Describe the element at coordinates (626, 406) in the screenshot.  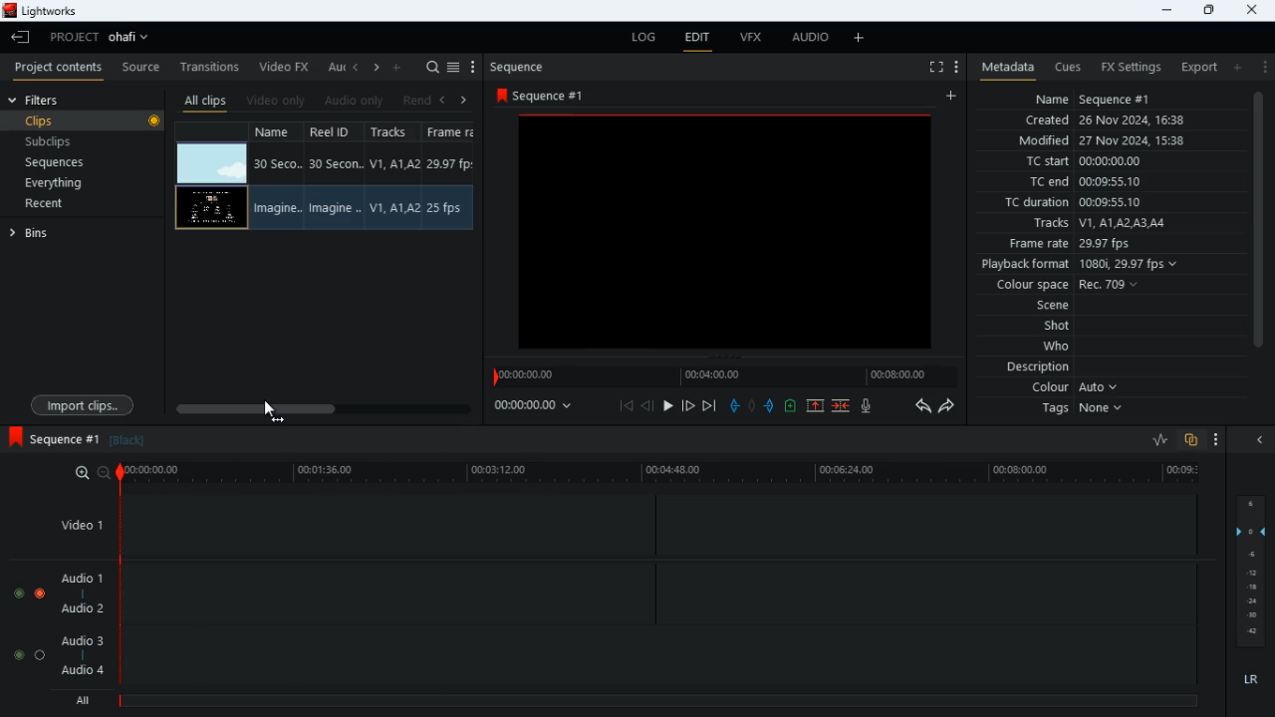
I see `beggining` at that location.